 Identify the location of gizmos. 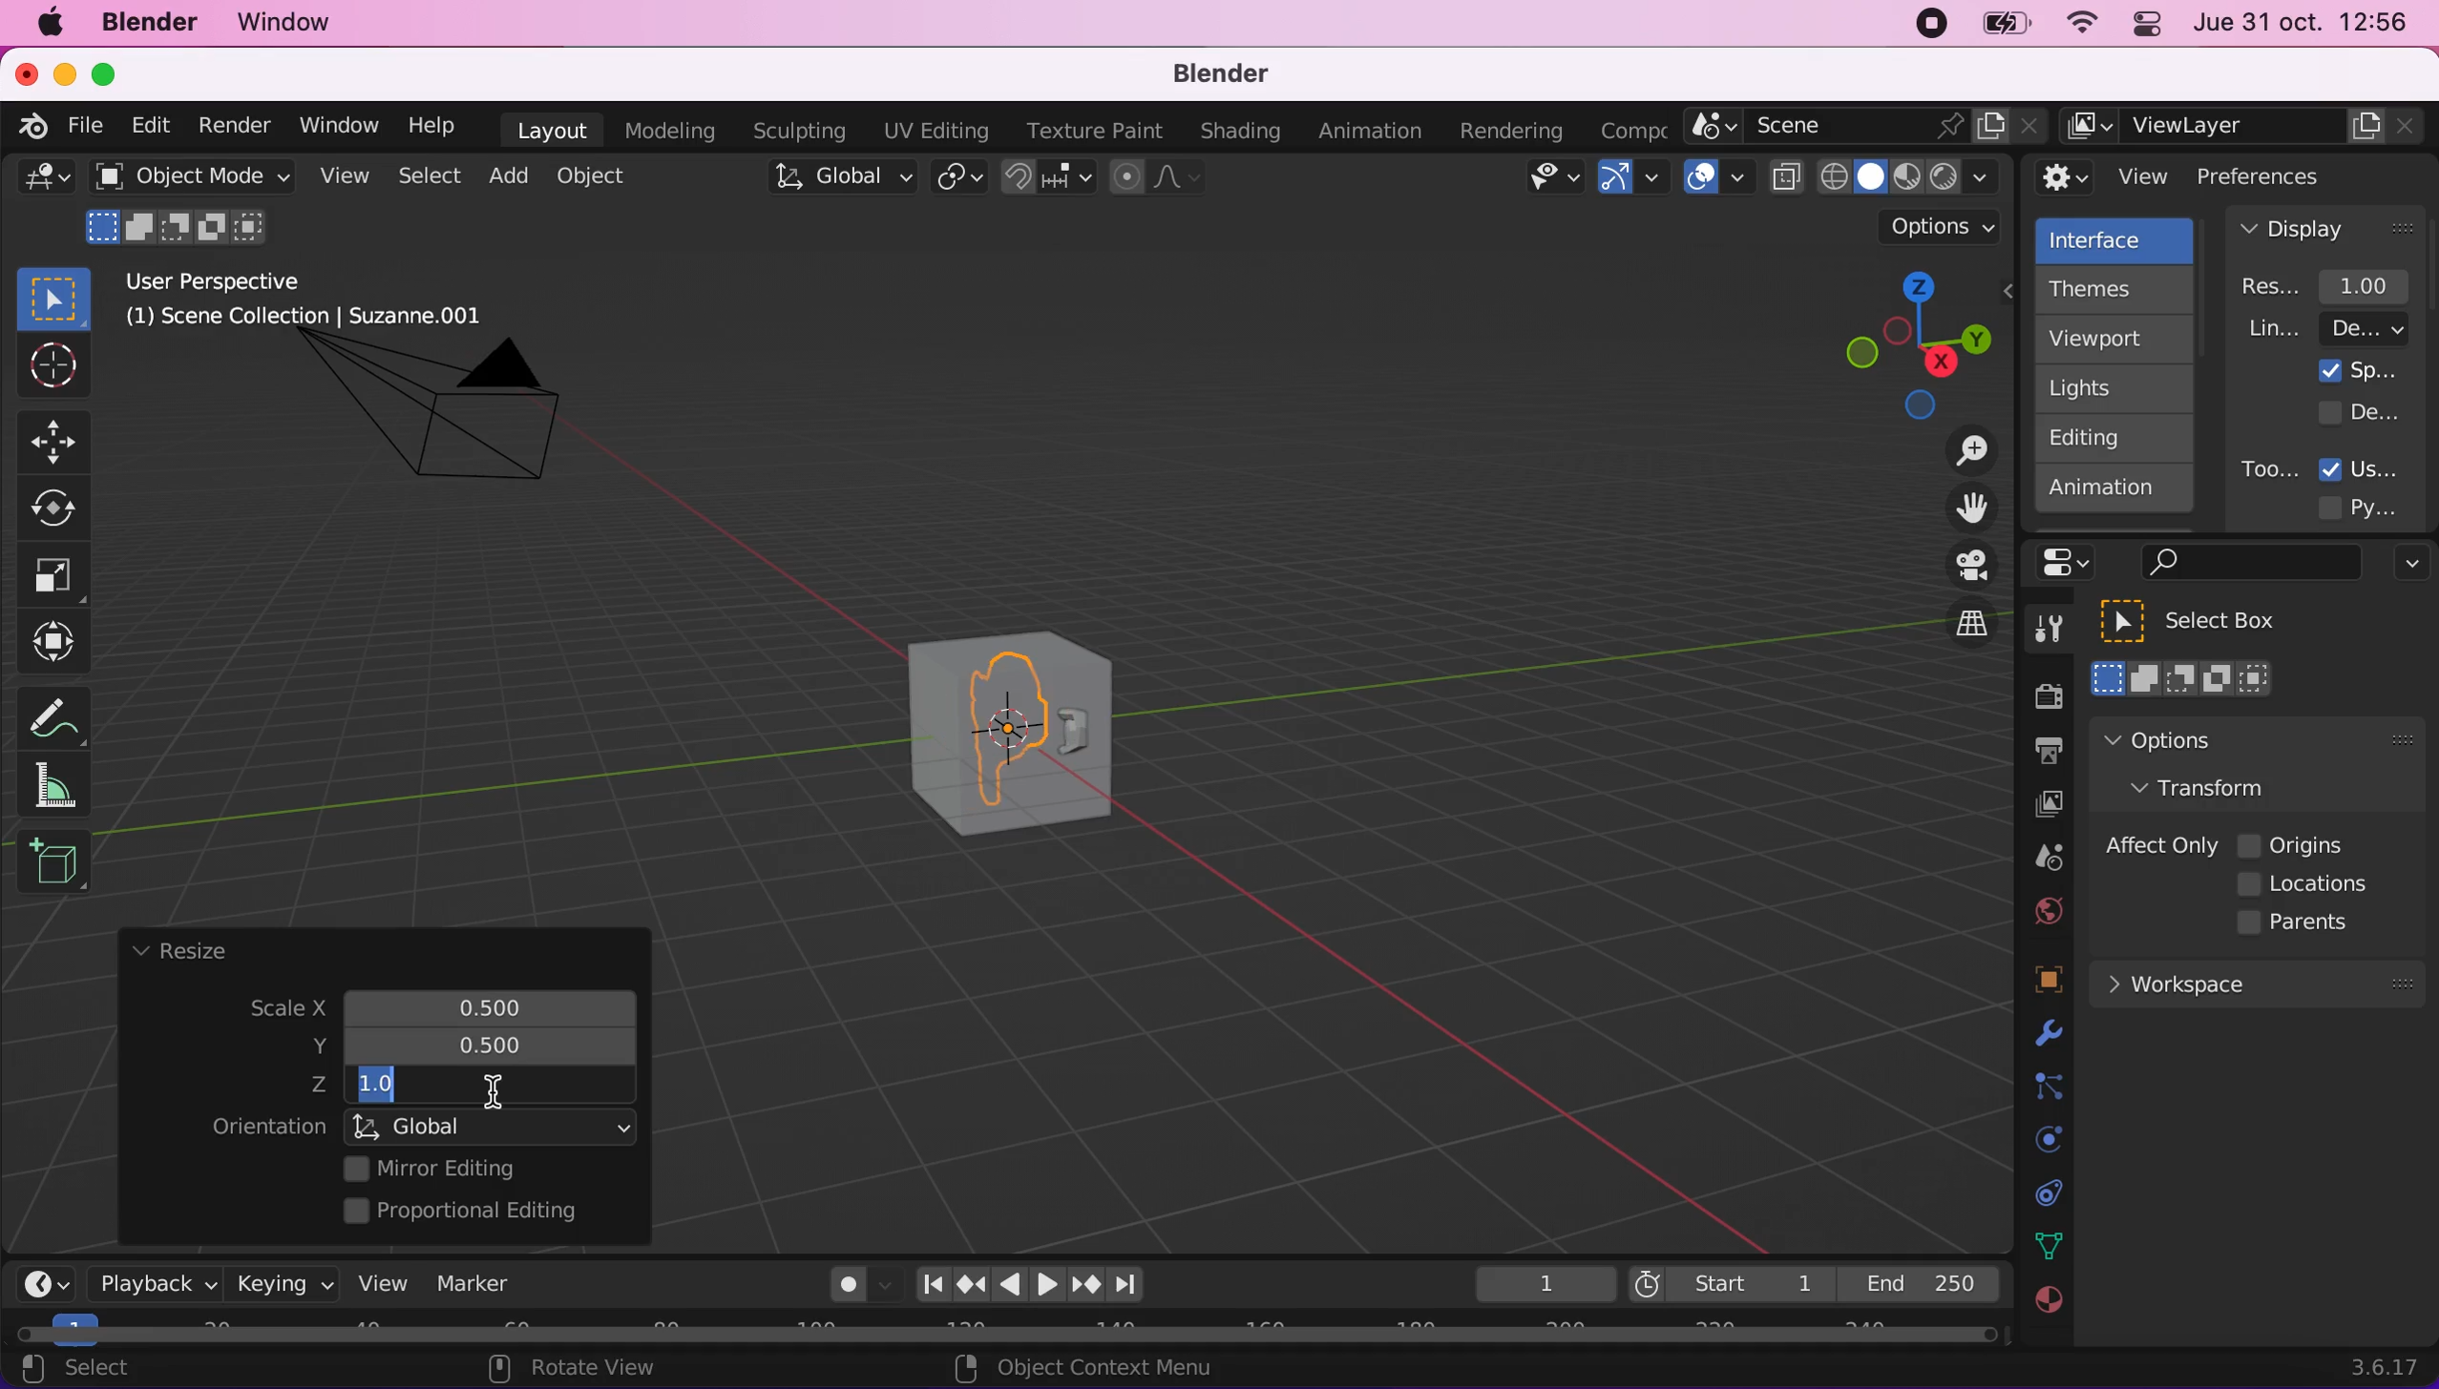
(1631, 183).